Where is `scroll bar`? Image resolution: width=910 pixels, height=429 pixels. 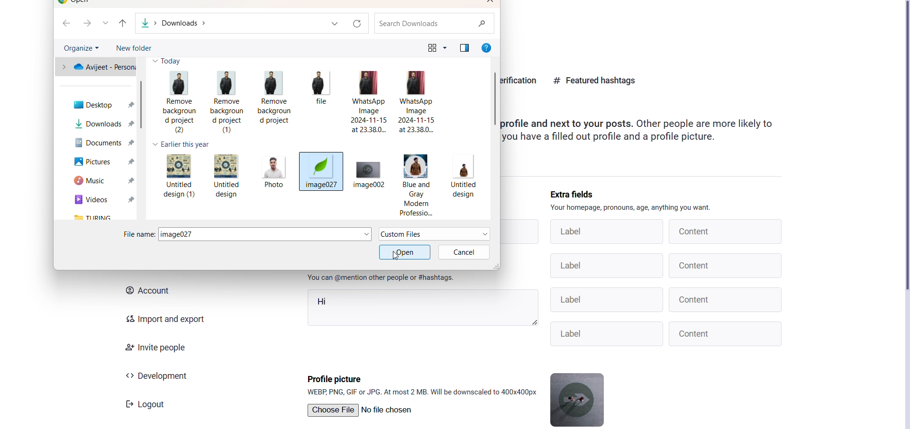
scroll bar is located at coordinates (143, 106).